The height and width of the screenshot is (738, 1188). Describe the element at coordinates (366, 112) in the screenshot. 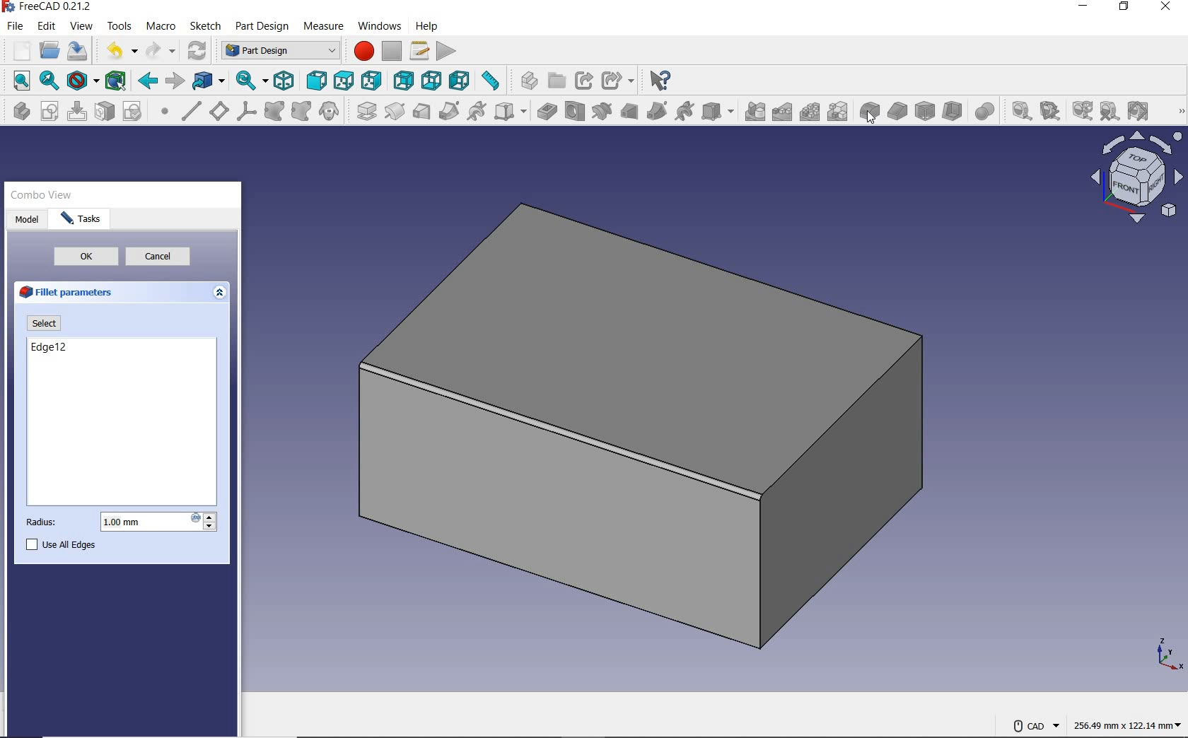

I see `pad` at that location.